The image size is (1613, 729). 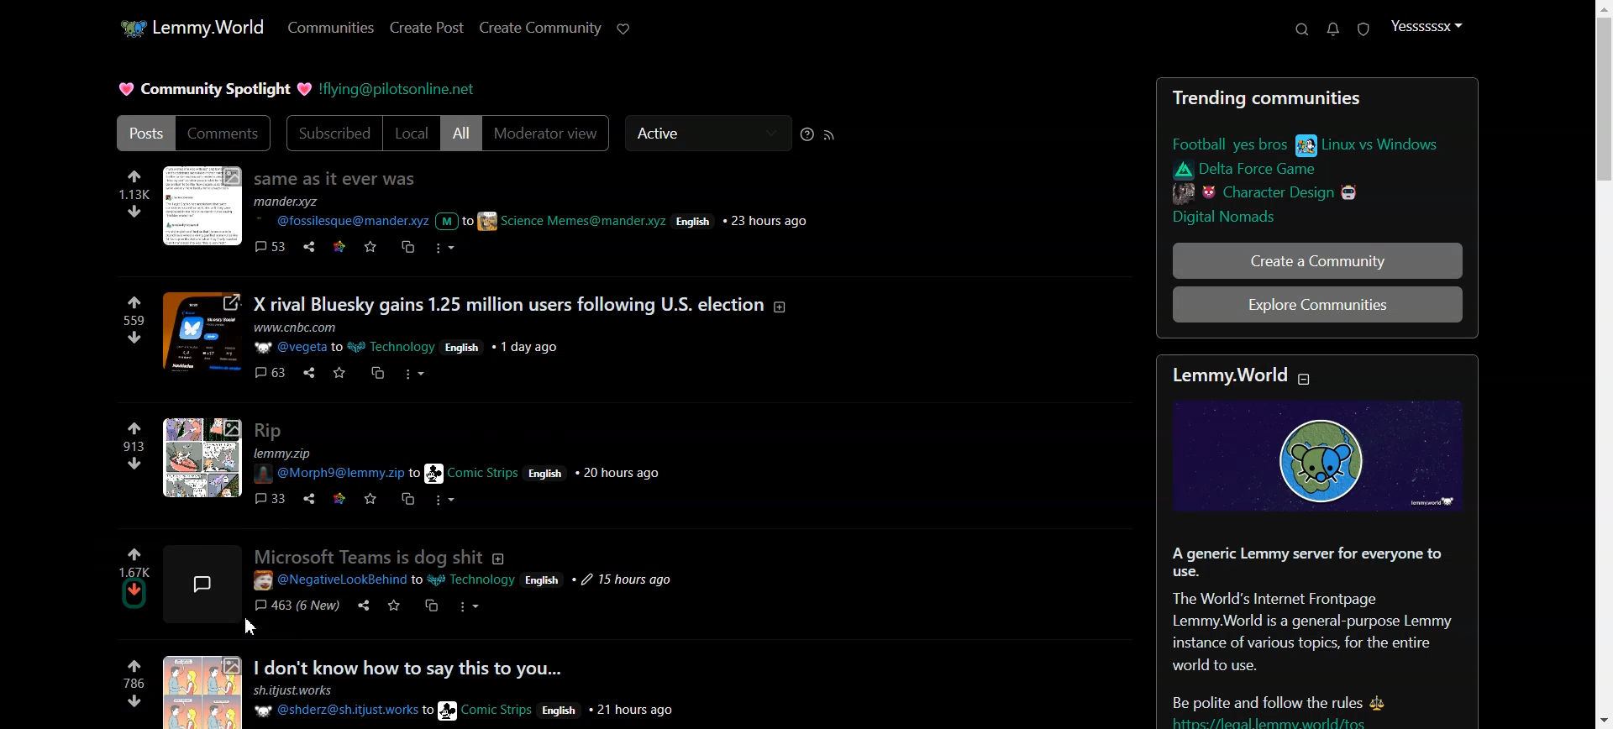 I want to click on image, so click(x=1319, y=455).